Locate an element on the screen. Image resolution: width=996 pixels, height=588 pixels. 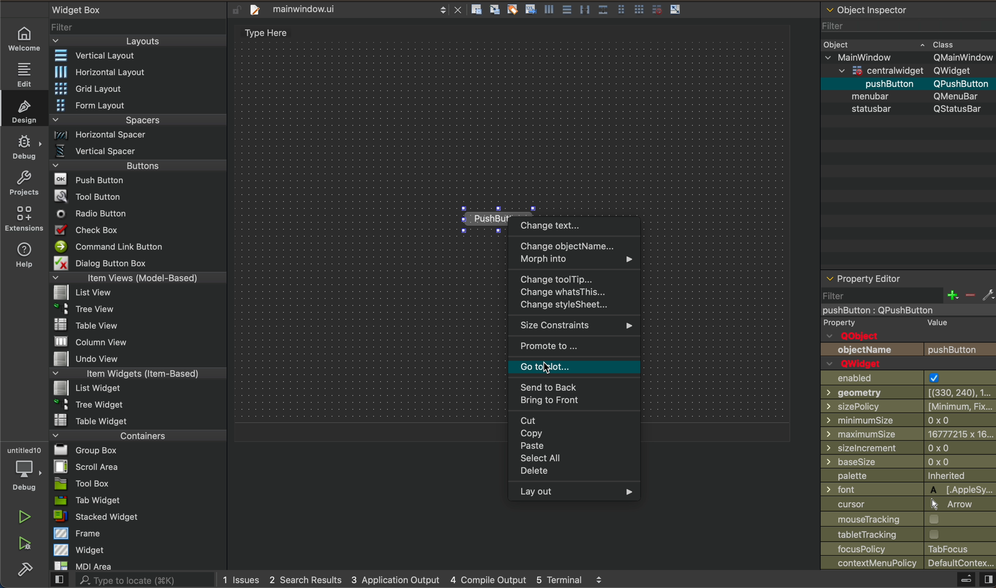
widget is located at coordinates (138, 551).